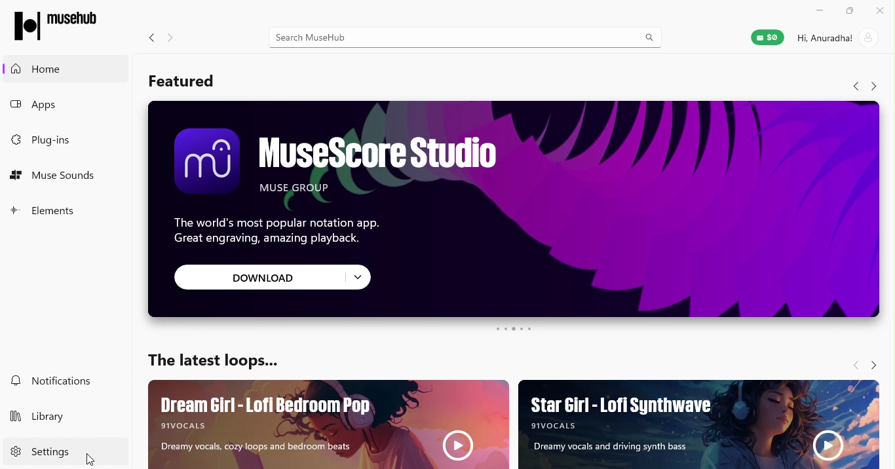 The width and height of the screenshot is (895, 469). What do you see at coordinates (513, 331) in the screenshot?
I see `dots` at bounding box center [513, 331].